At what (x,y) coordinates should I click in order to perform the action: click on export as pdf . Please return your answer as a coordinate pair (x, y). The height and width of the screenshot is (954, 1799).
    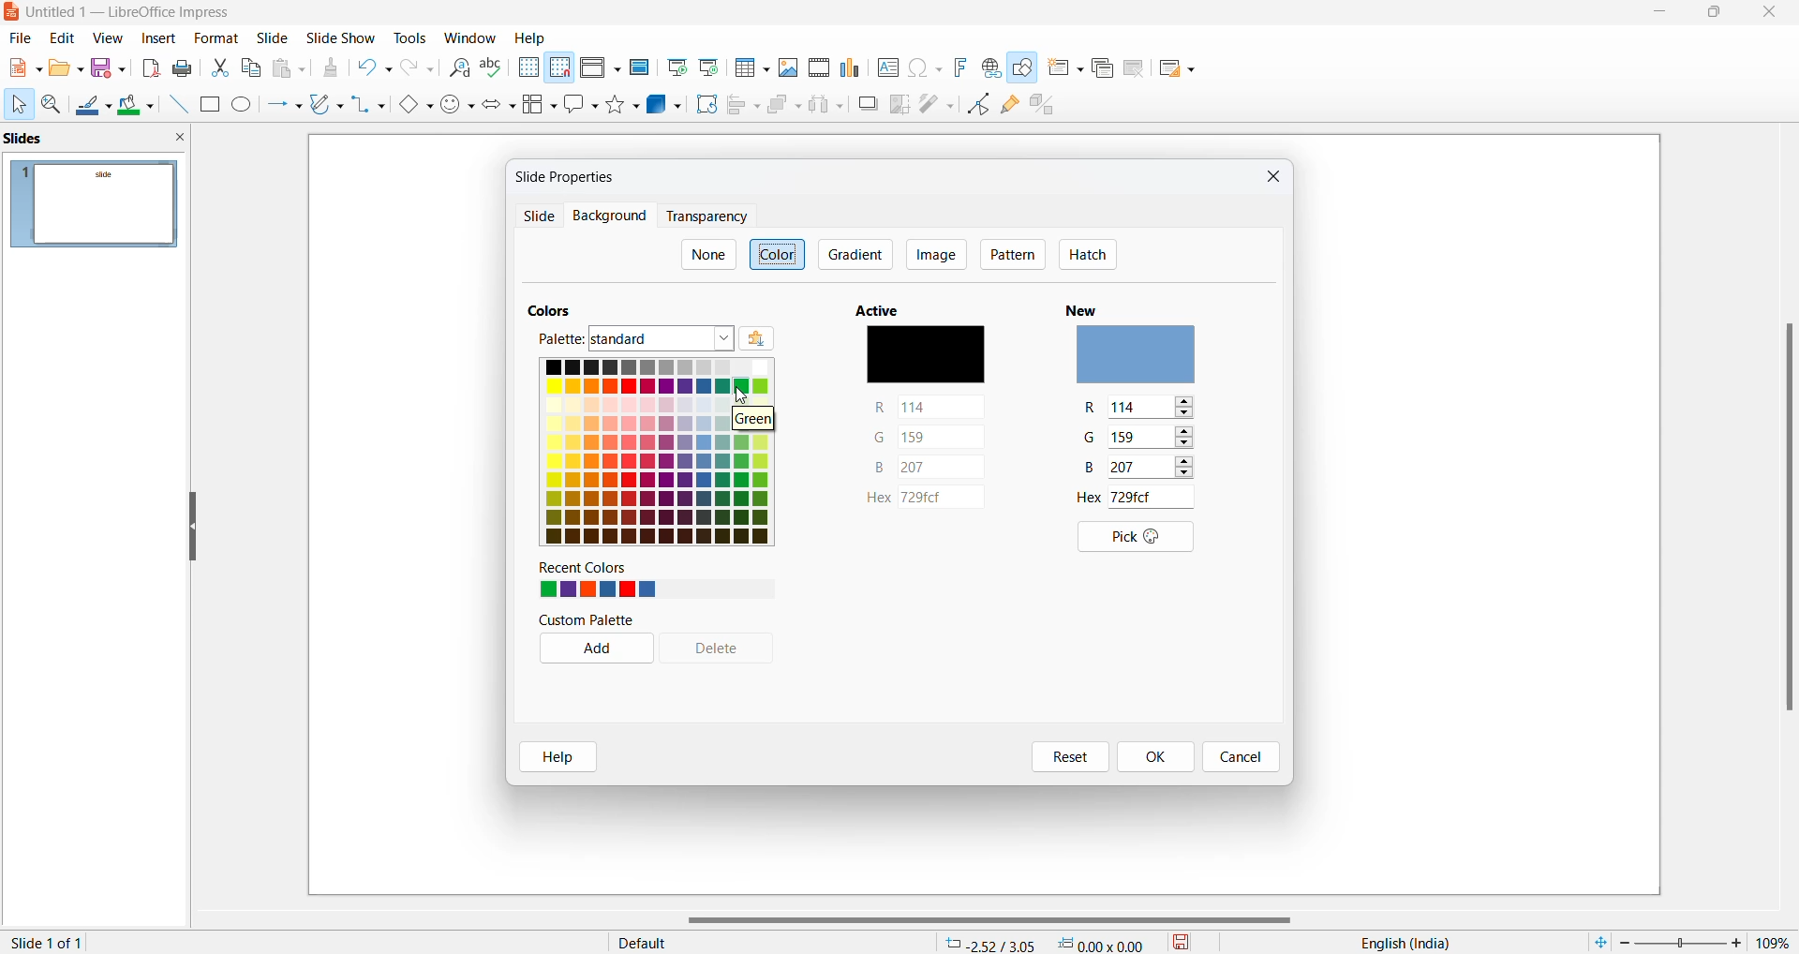
    Looking at the image, I should click on (150, 67).